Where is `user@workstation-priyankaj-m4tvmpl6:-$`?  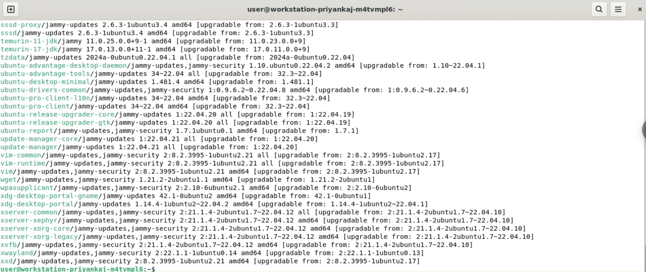 user@workstation-priyankaj-m4tvmpl6:-$ is located at coordinates (87, 269).